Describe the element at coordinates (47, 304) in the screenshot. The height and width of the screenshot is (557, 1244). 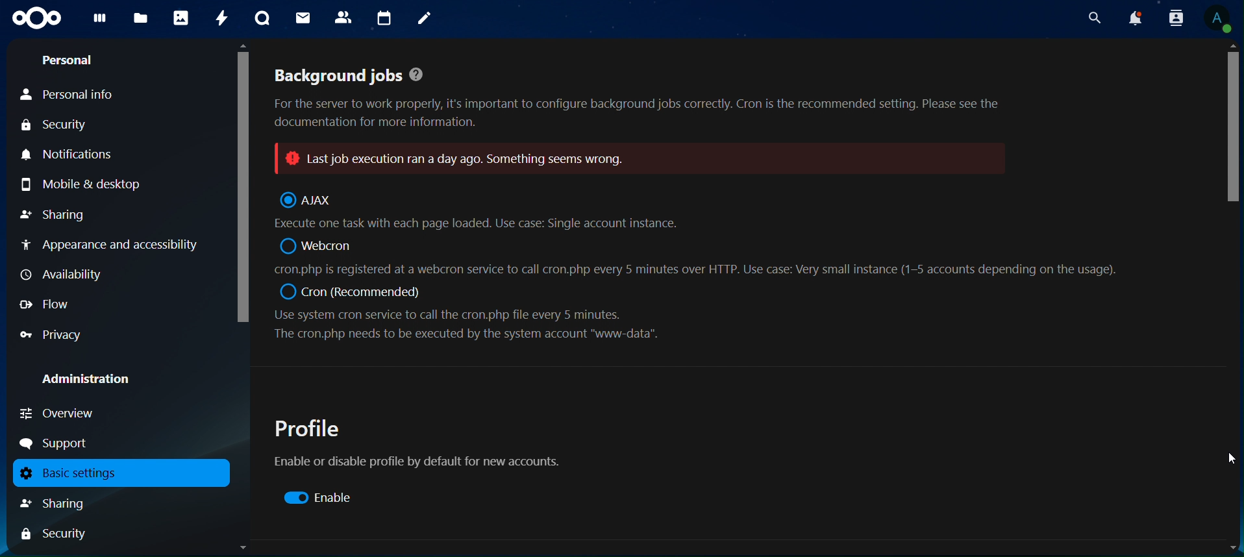
I see `flow` at that location.